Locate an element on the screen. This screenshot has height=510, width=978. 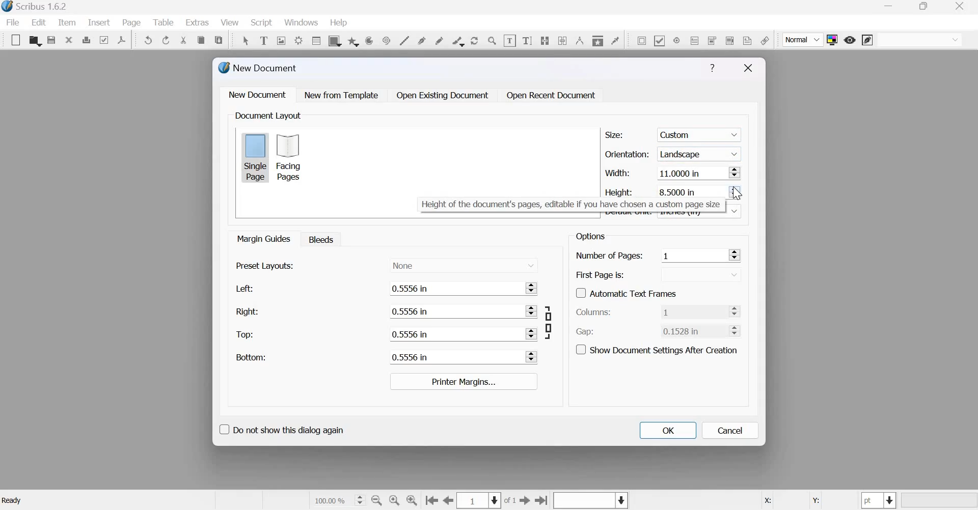
Link text frames is located at coordinates (545, 39).